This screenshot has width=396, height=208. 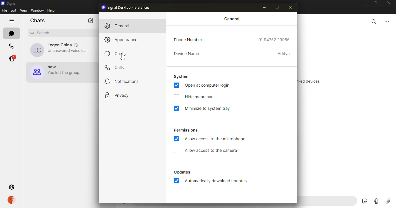 I want to click on download updates, so click(x=220, y=181).